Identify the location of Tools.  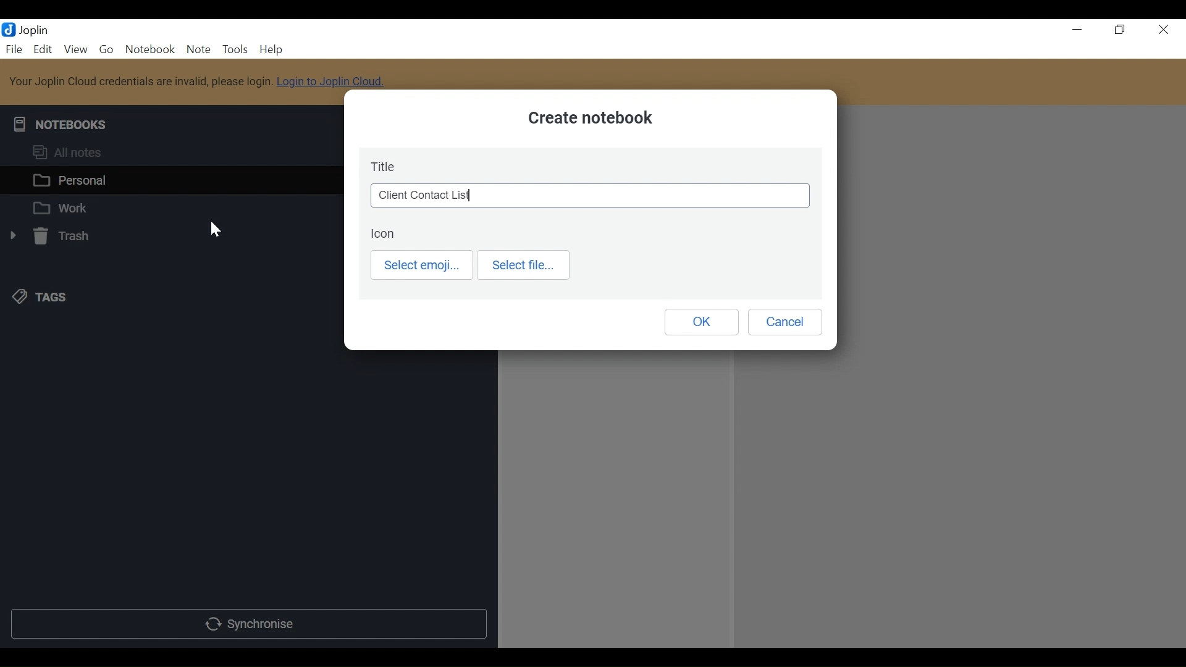
(234, 49).